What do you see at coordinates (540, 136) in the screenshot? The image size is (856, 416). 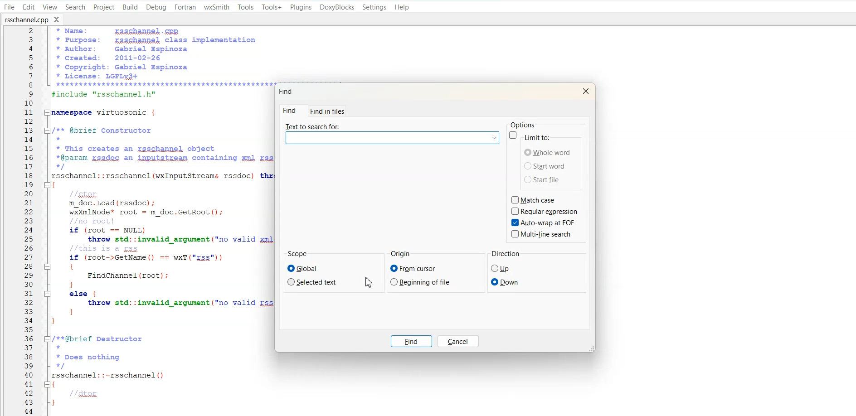 I see `Limit to` at bounding box center [540, 136].